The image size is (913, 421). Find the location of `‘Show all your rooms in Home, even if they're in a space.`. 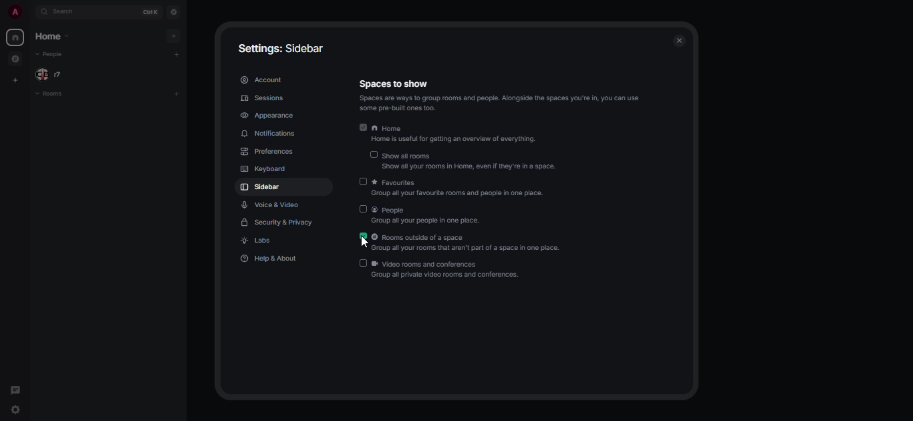

‘Show all your rooms in Home, even if they're in a space. is located at coordinates (477, 168).